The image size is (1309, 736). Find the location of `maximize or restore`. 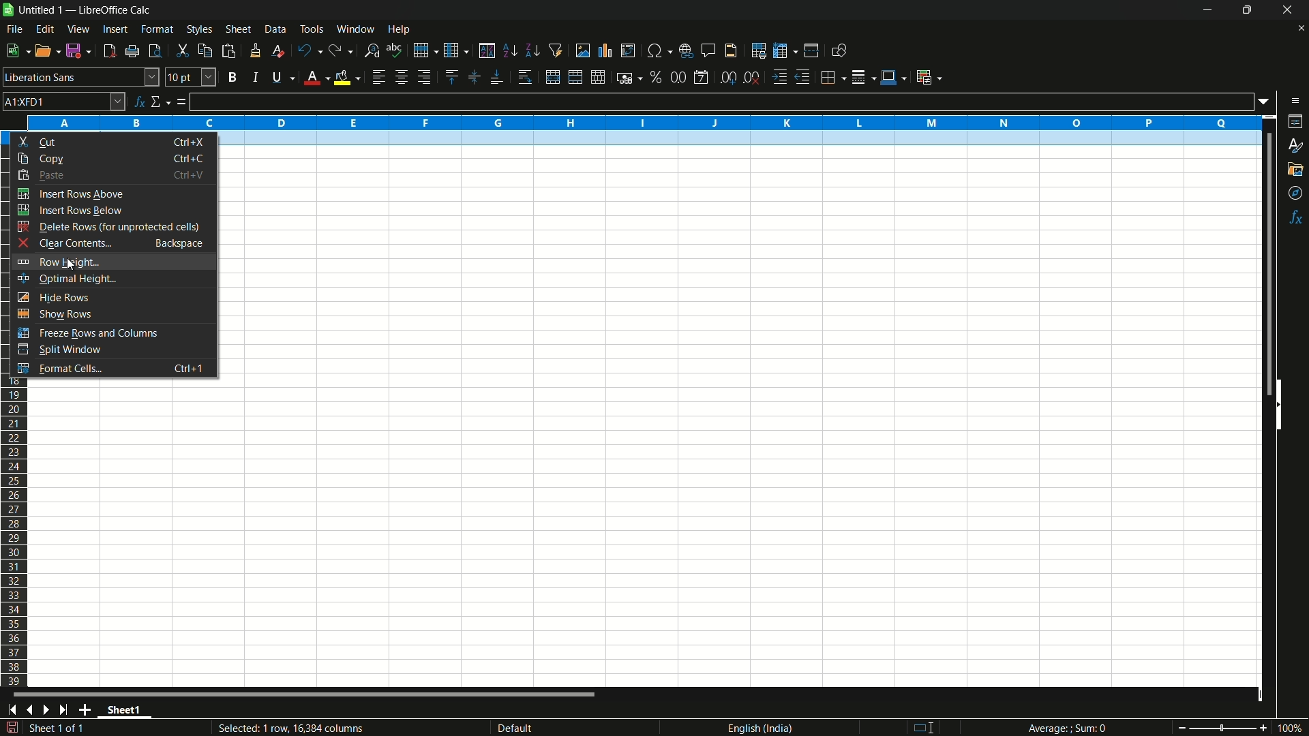

maximize or restore is located at coordinates (1247, 10).